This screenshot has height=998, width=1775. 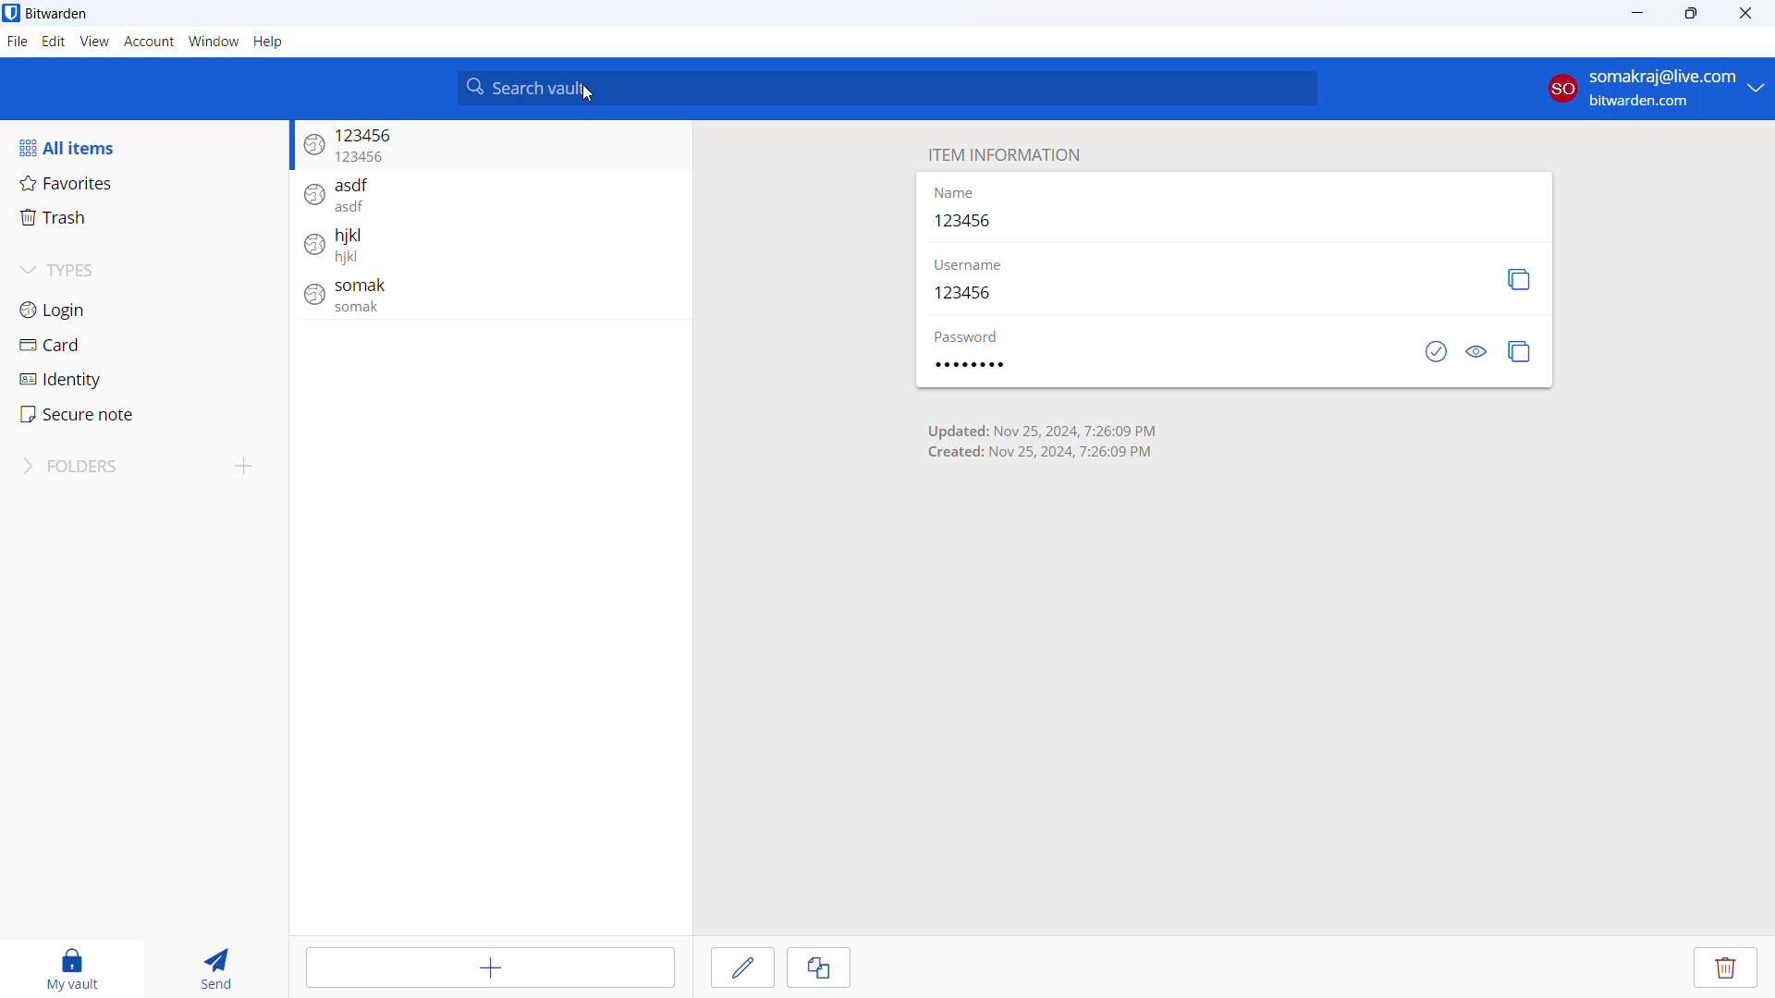 What do you see at coordinates (485, 195) in the screenshot?
I see `login entry: asdf` at bounding box center [485, 195].